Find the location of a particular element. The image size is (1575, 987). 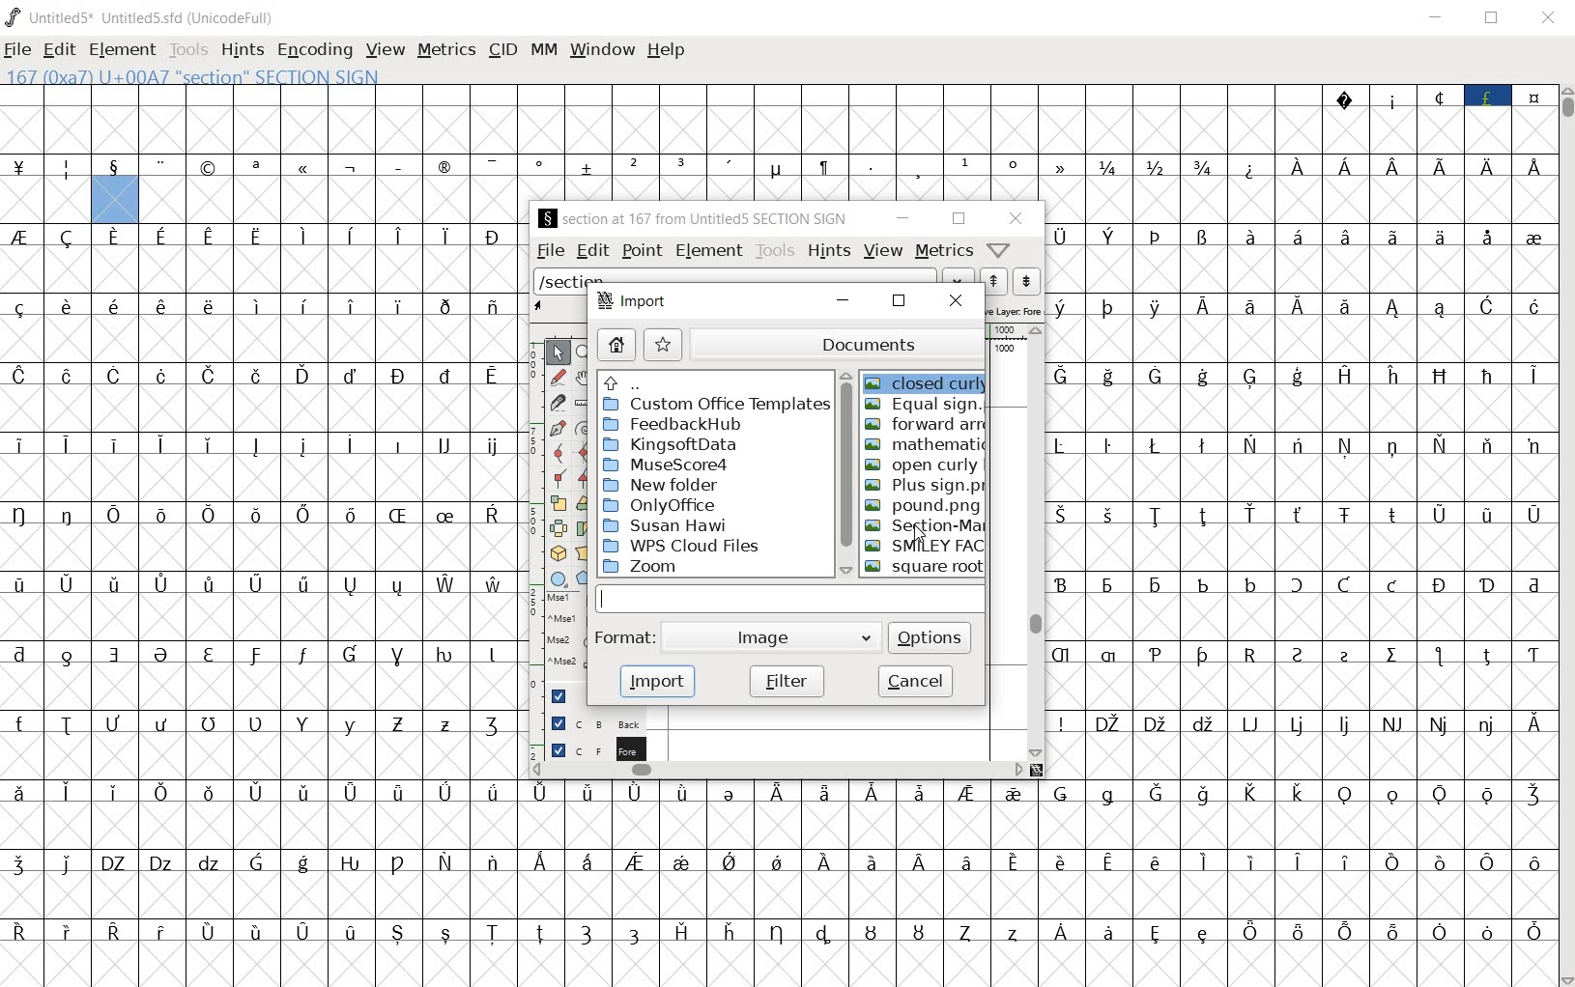

Guide is located at coordinates (564, 696).